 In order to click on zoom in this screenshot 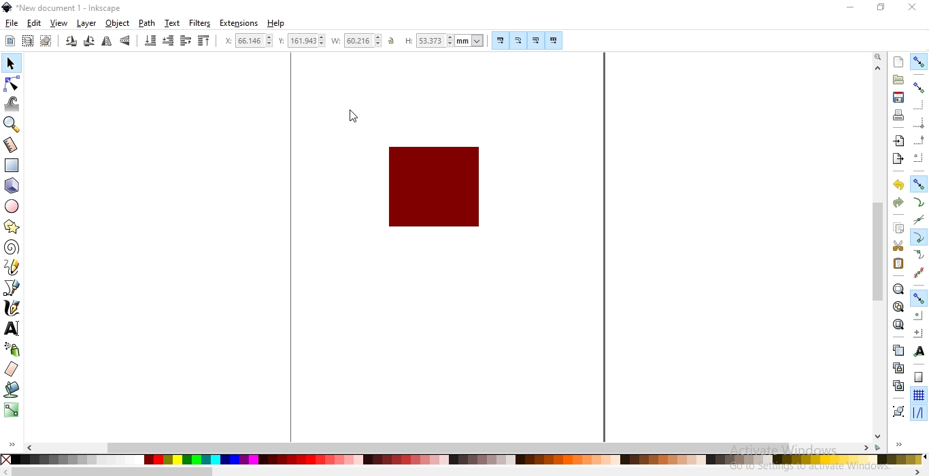, I will do `click(877, 58)`.